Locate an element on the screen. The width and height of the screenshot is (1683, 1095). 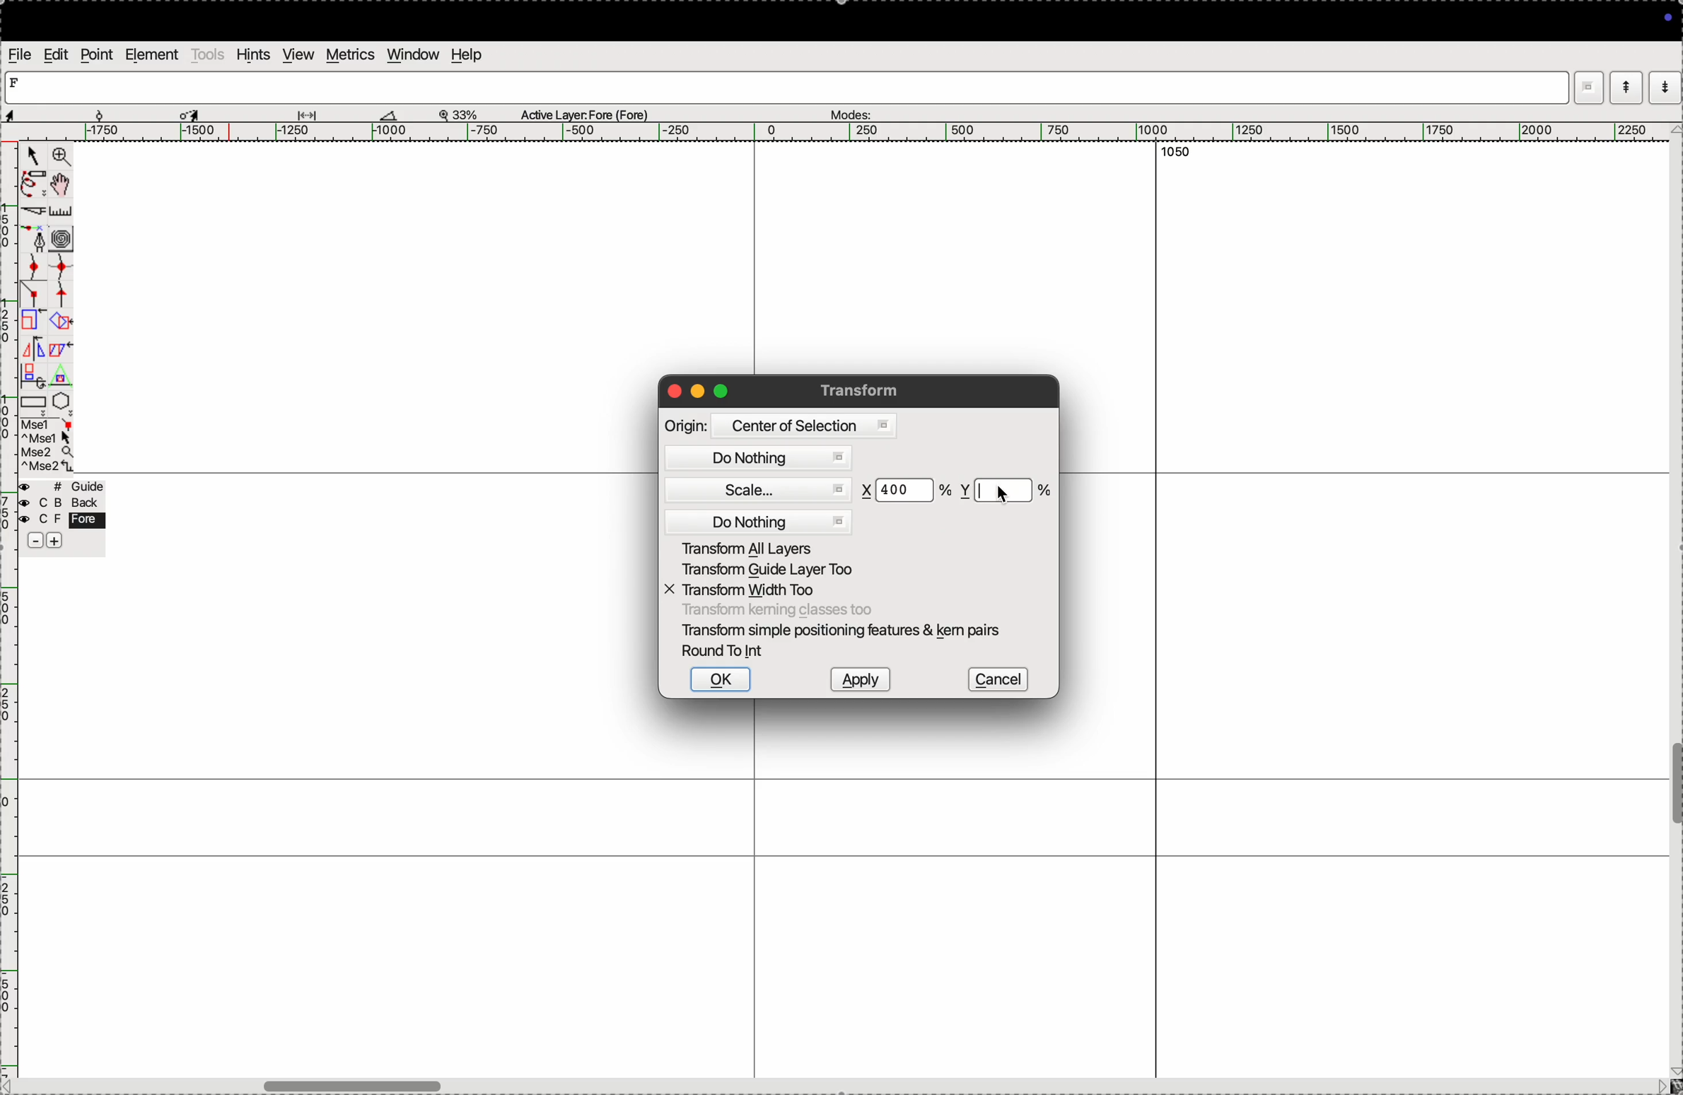
window is located at coordinates (414, 54).